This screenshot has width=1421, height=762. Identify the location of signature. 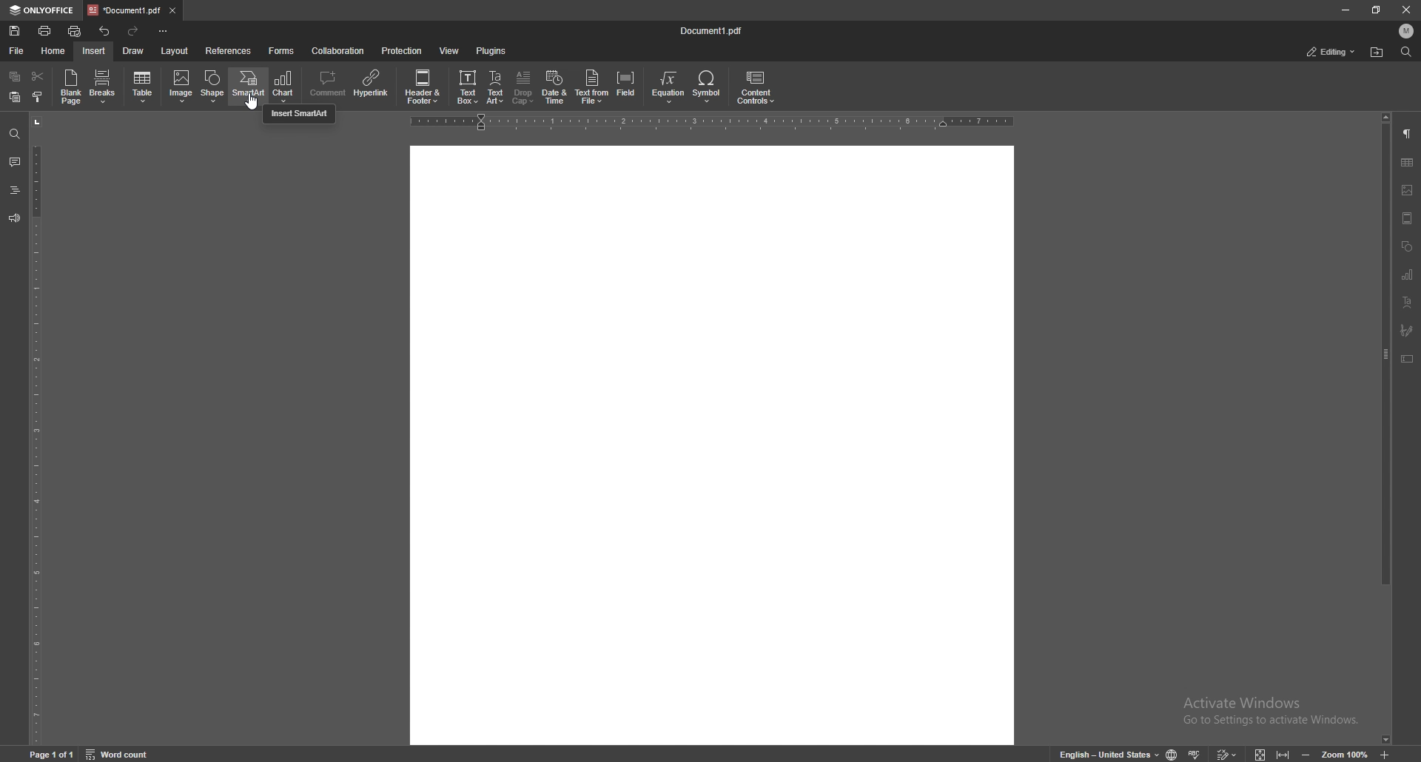
(1407, 330).